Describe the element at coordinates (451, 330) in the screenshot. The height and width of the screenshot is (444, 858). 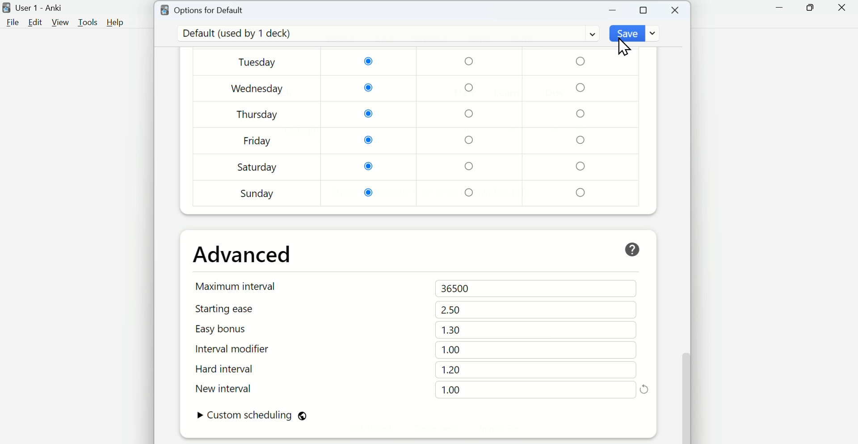
I see `1.30` at that location.